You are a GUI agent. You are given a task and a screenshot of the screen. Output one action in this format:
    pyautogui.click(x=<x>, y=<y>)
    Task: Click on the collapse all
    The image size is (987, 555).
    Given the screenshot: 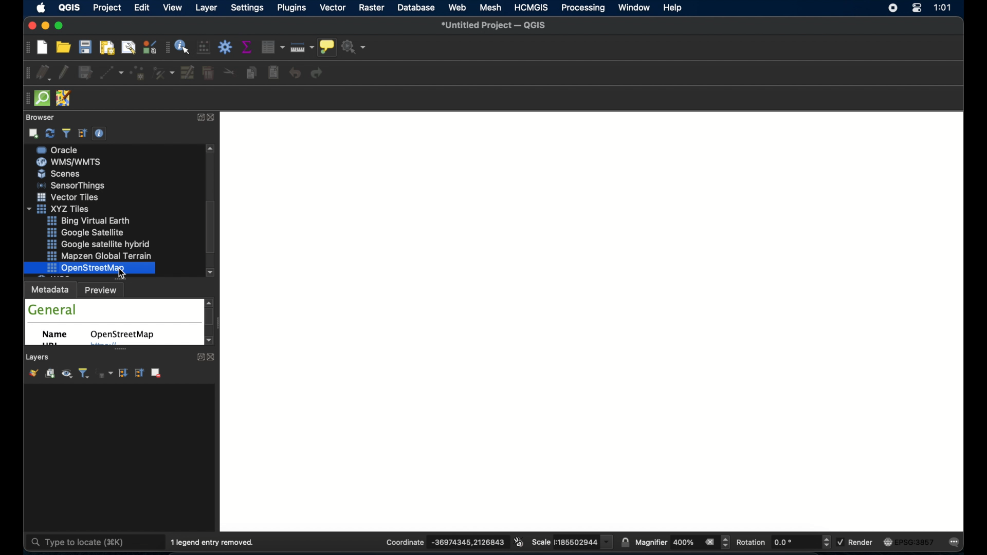 What is the action you would take?
    pyautogui.click(x=139, y=373)
    